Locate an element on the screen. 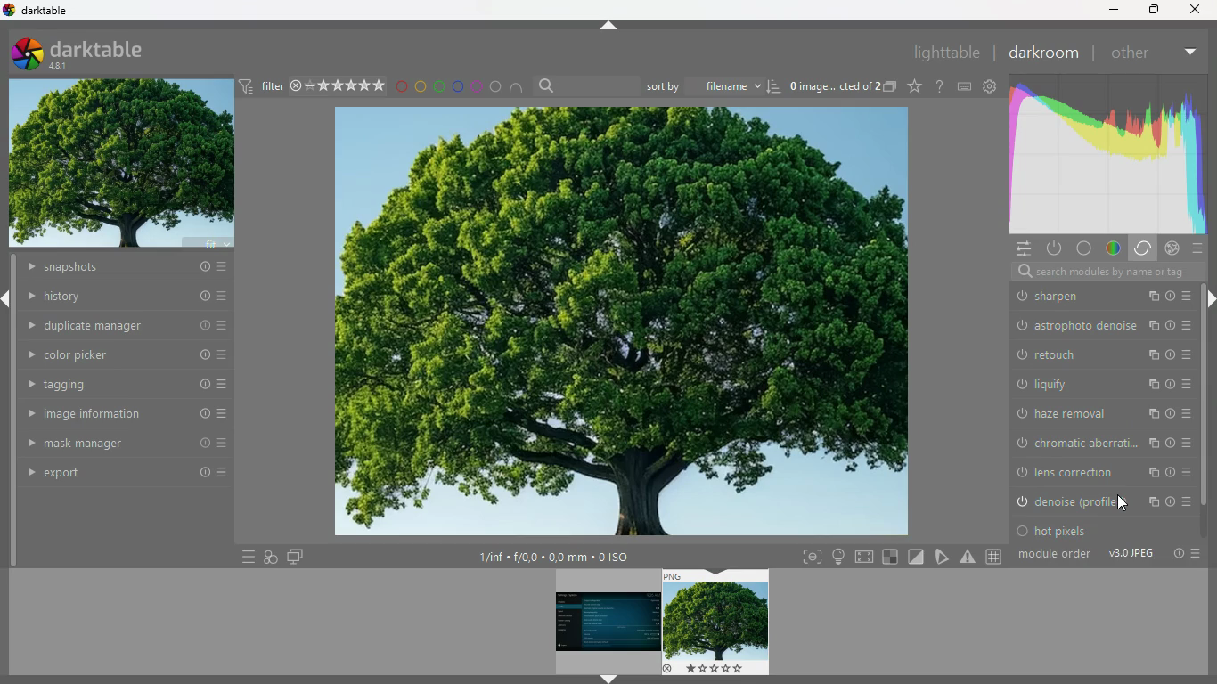 This screenshot has height=684, width=1217. global vibrance is located at coordinates (1102, 499).